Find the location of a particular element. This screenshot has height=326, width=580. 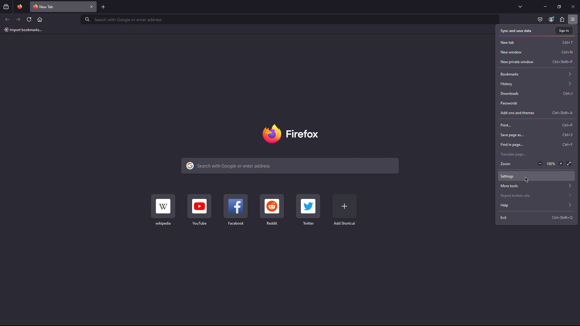

Address Bar is located at coordinates (290, 19).